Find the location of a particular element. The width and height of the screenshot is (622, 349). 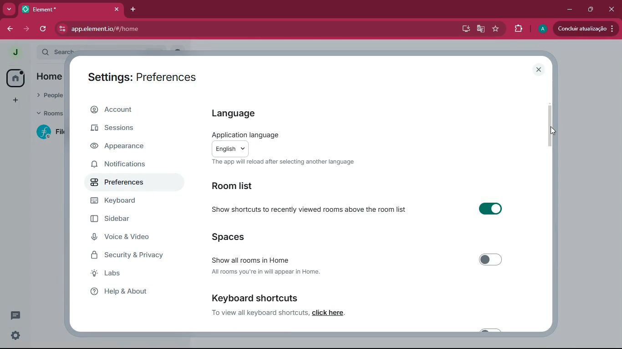

account is located at coordinates (137, 109).